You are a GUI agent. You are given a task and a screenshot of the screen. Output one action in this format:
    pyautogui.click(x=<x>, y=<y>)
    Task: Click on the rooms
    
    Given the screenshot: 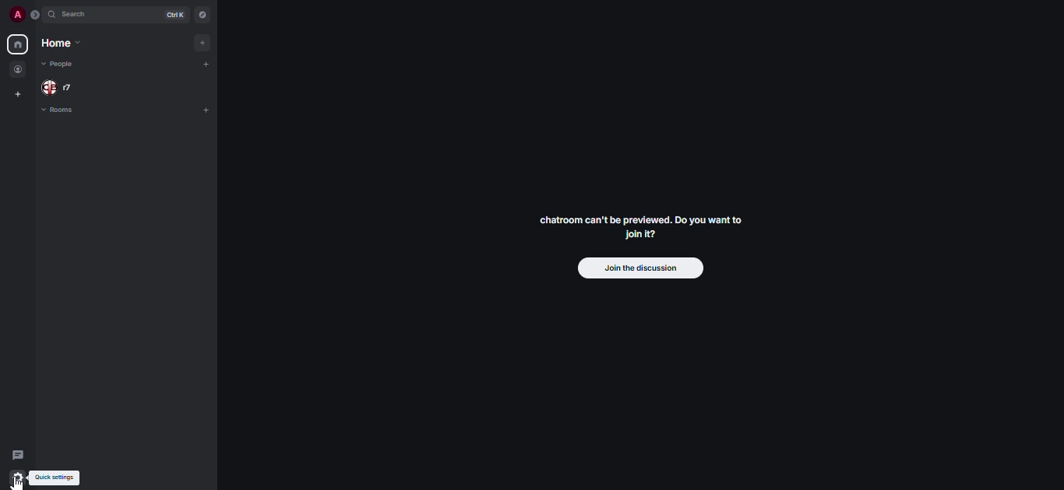 What is the action you would take?
    pyautogui.click(x=64, y=112)
    